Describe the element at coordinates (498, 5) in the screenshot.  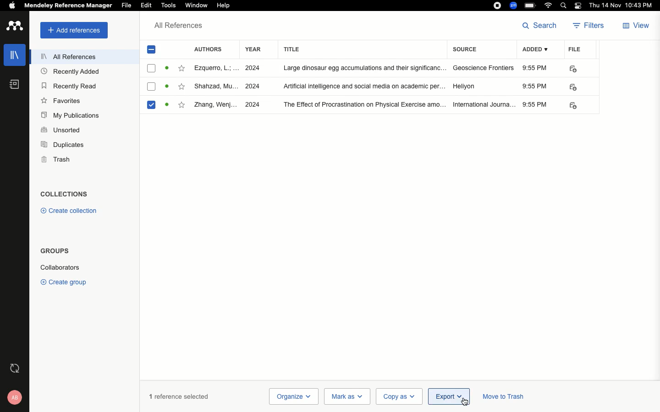
I see `Recording` at that location.